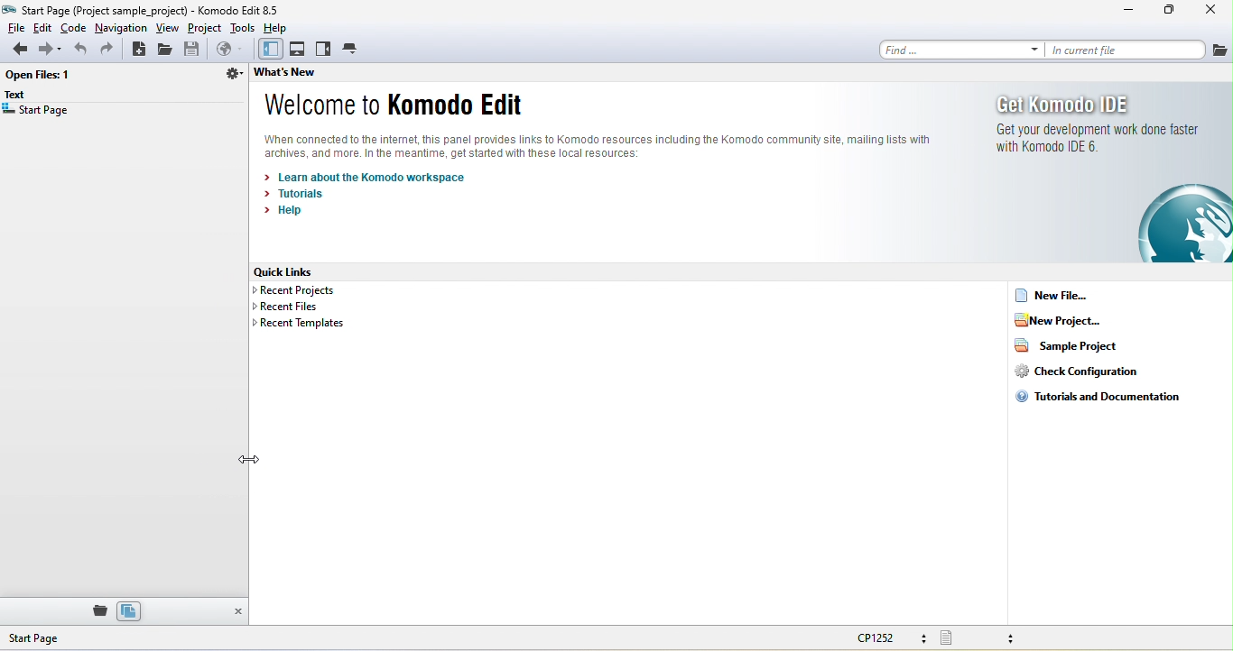 This screenshot has width=1233, height=651. I want to click on help, so click(280, 27).